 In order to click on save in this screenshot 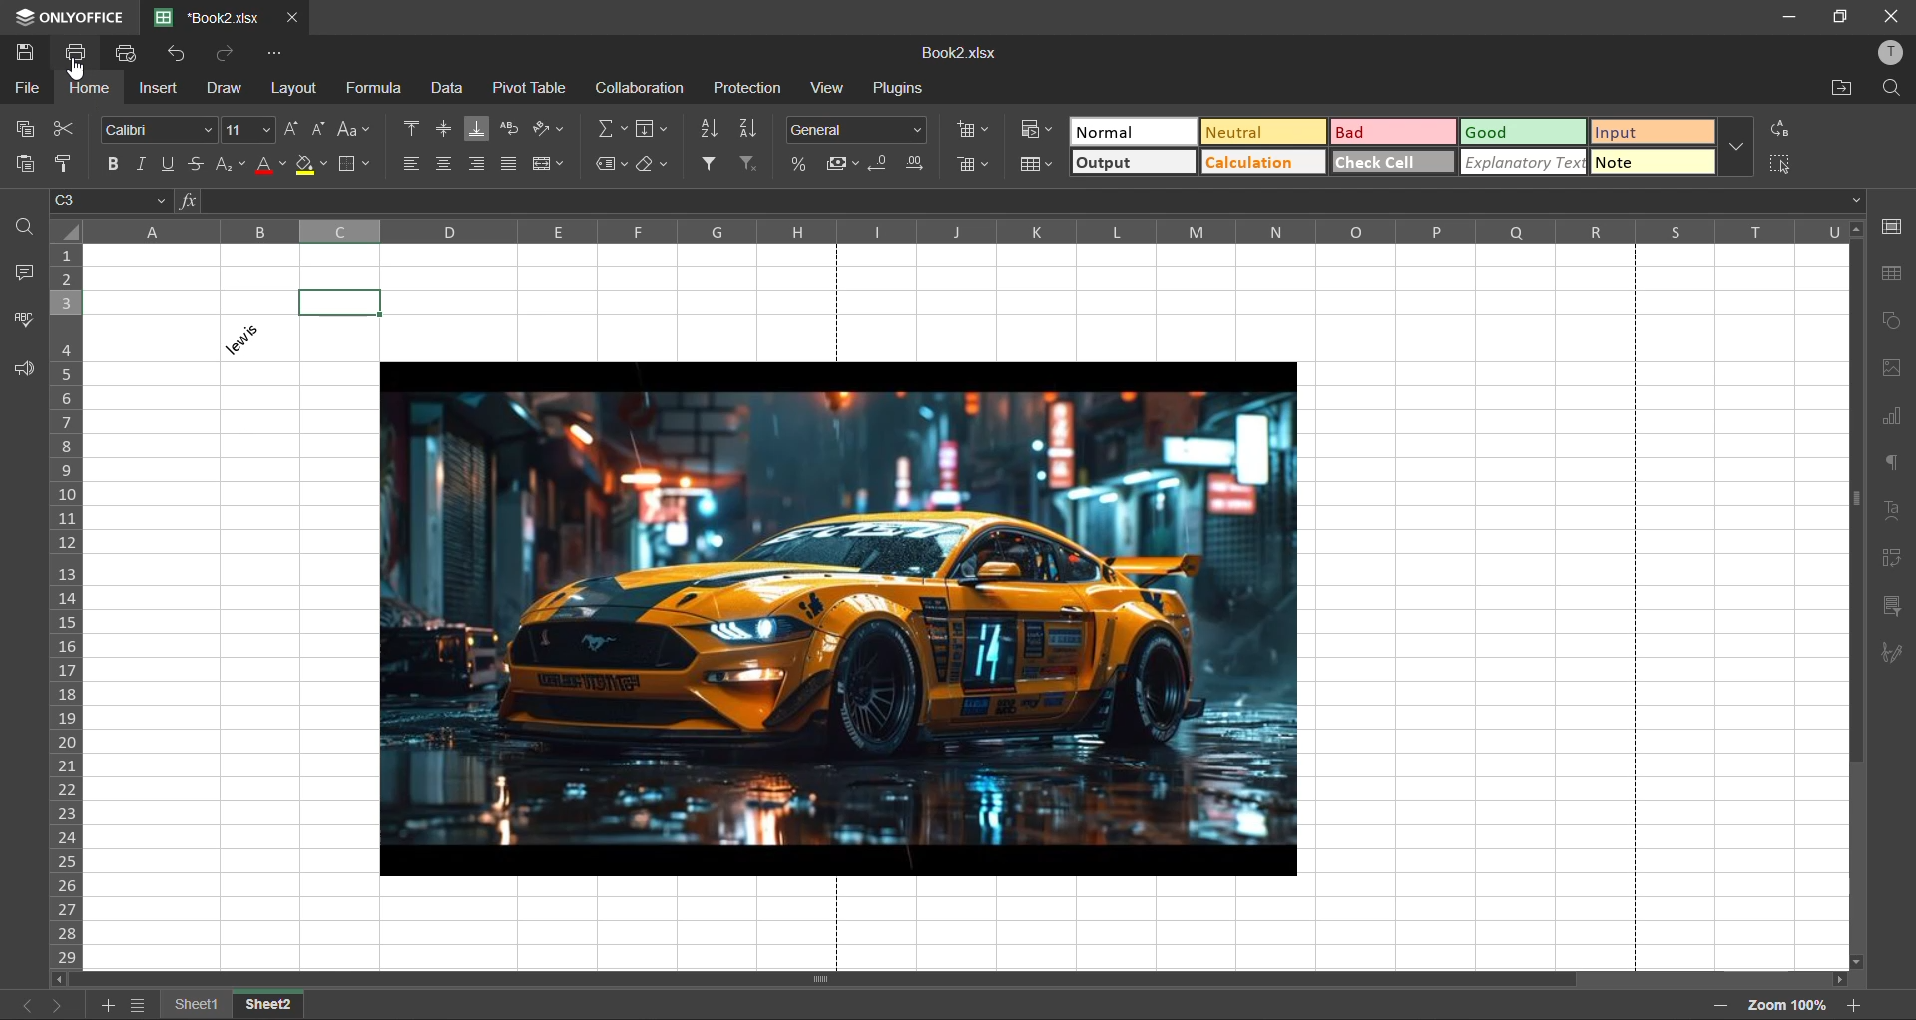, I will do `click(25, 53)`.